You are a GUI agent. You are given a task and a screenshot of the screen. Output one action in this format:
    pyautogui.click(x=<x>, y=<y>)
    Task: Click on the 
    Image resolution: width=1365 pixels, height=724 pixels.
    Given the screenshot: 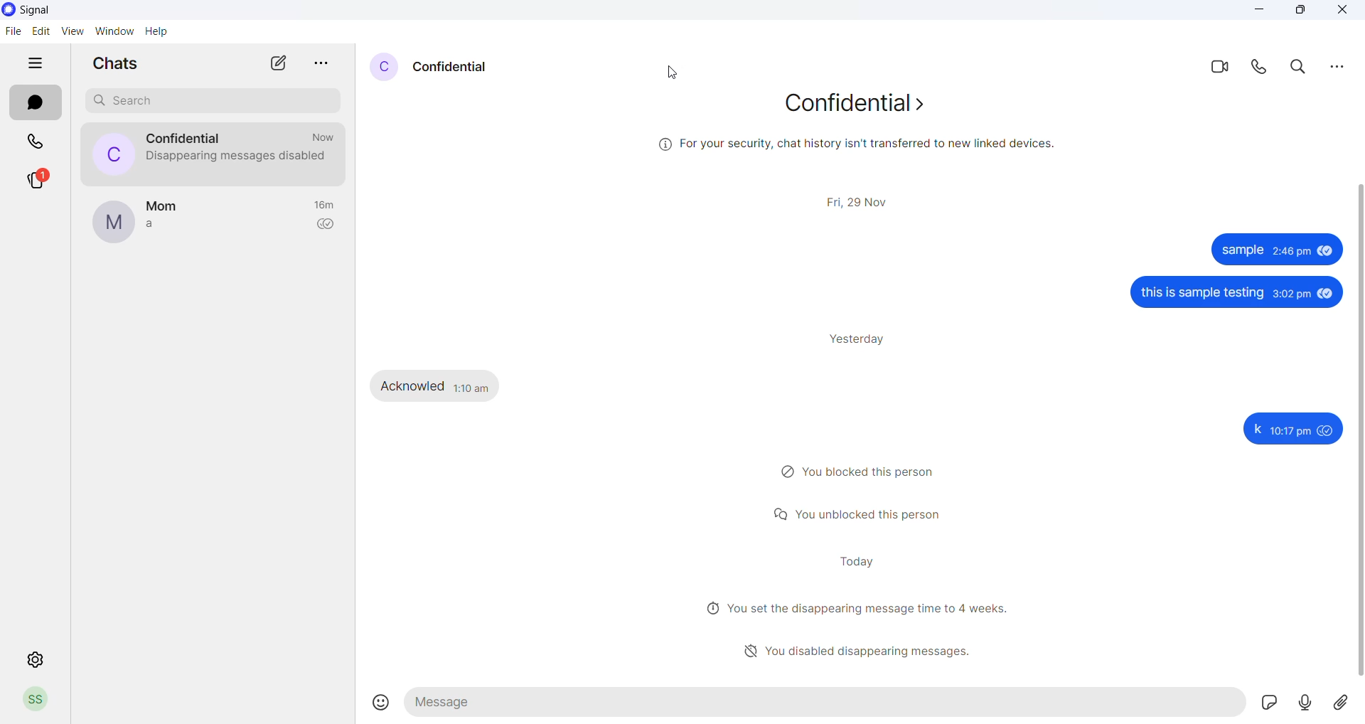 What is the action you would take?
    pyautogui.click(x=1339, y=67)
    